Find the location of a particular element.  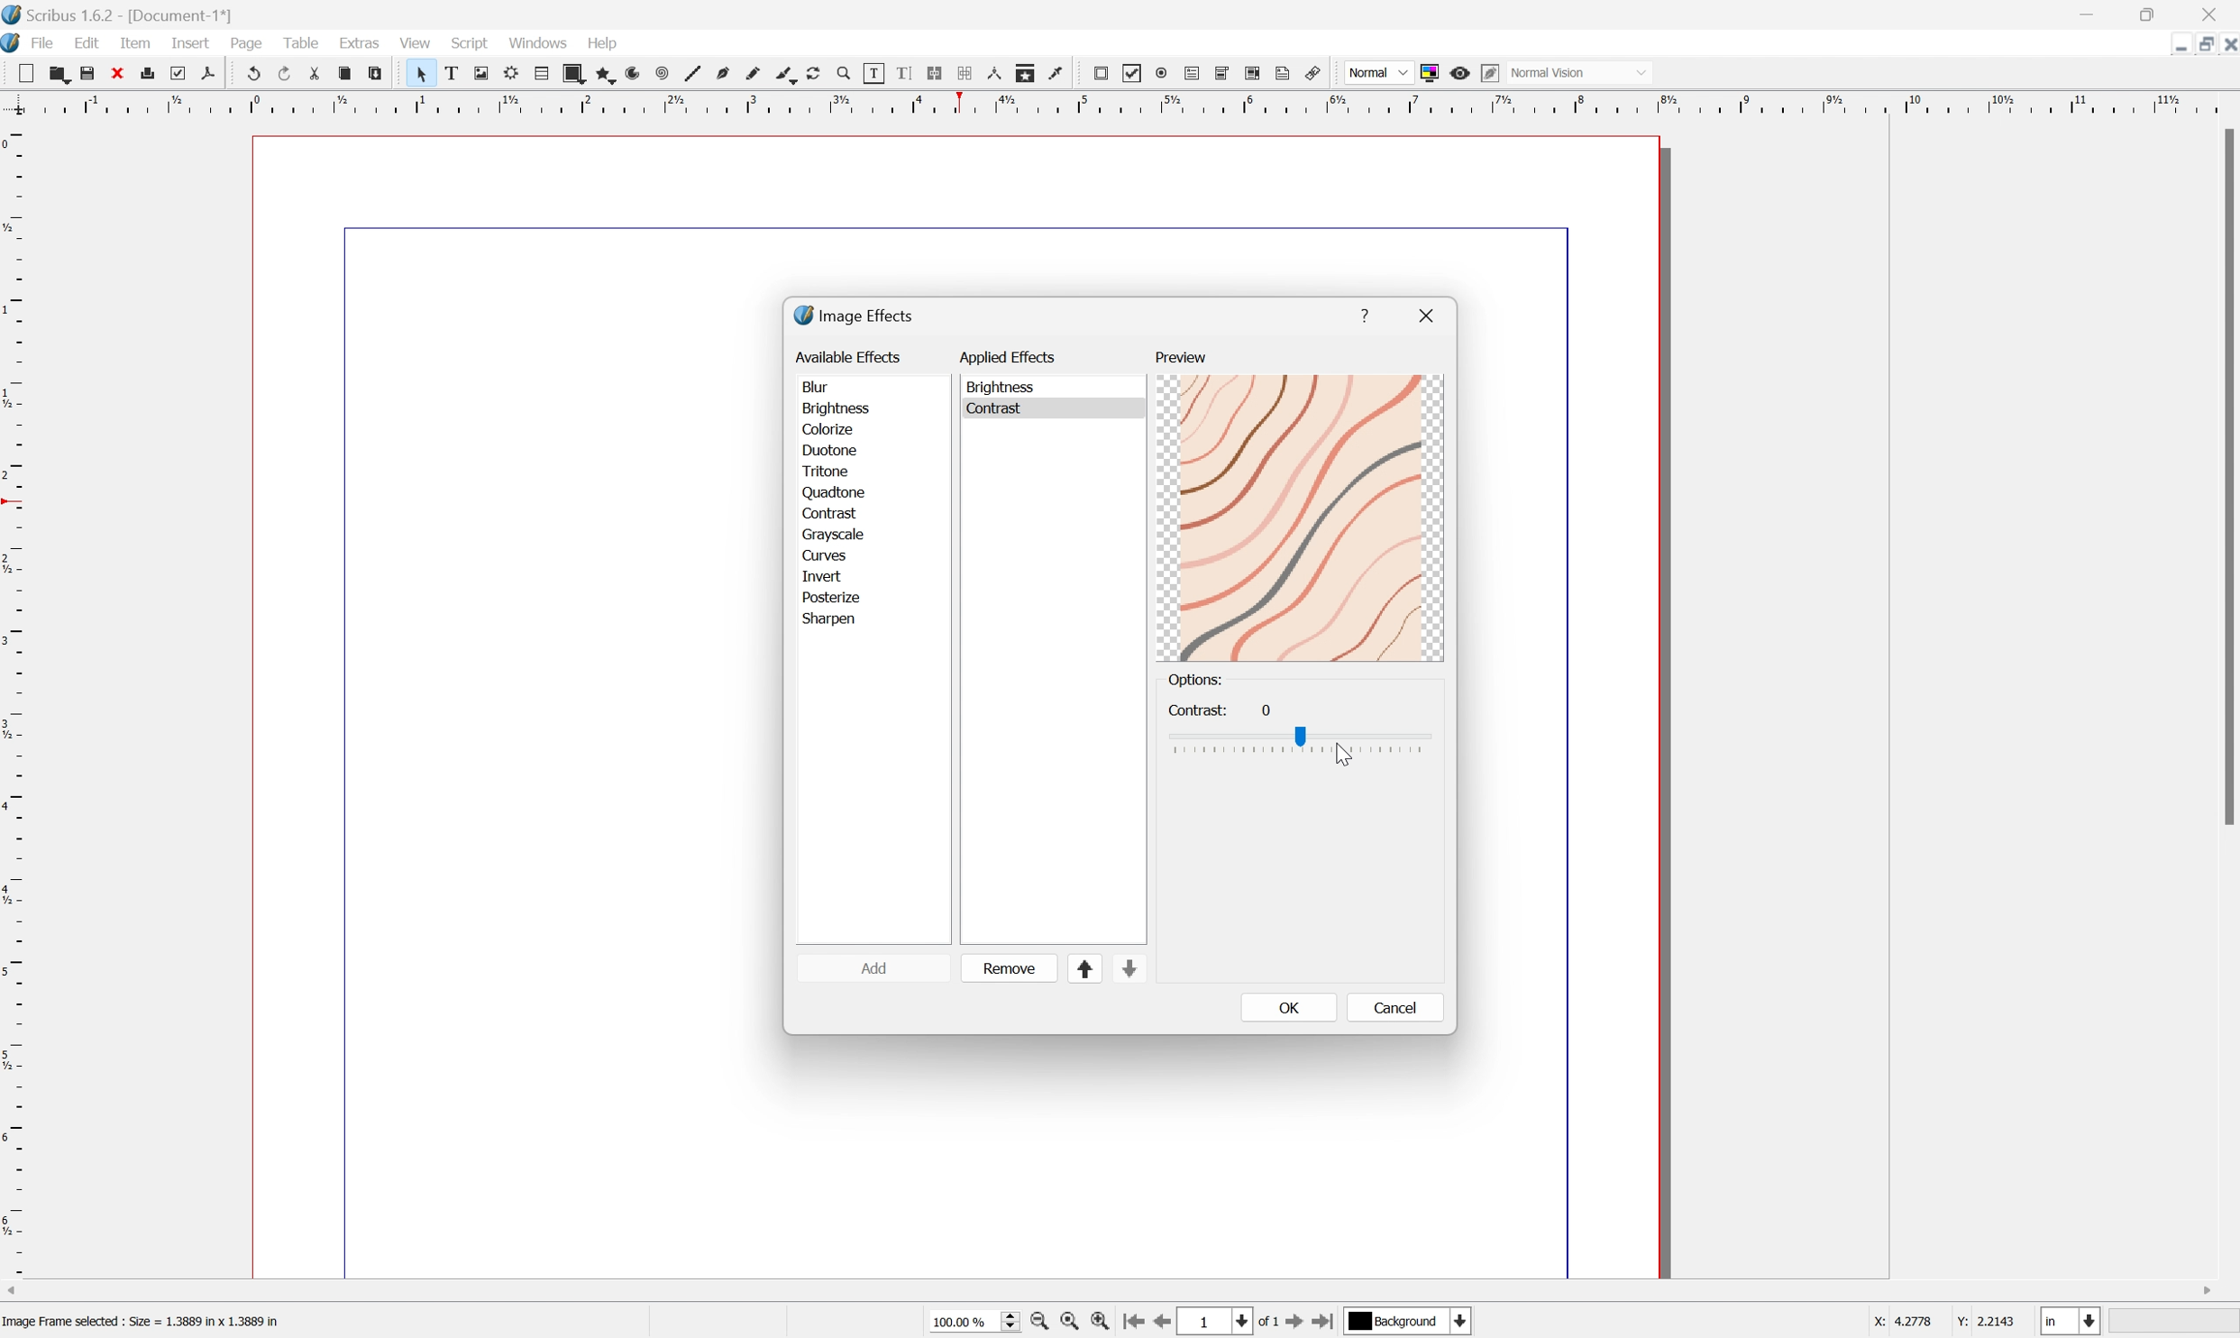

Calligraphic line is located at coordinates (790, 76).